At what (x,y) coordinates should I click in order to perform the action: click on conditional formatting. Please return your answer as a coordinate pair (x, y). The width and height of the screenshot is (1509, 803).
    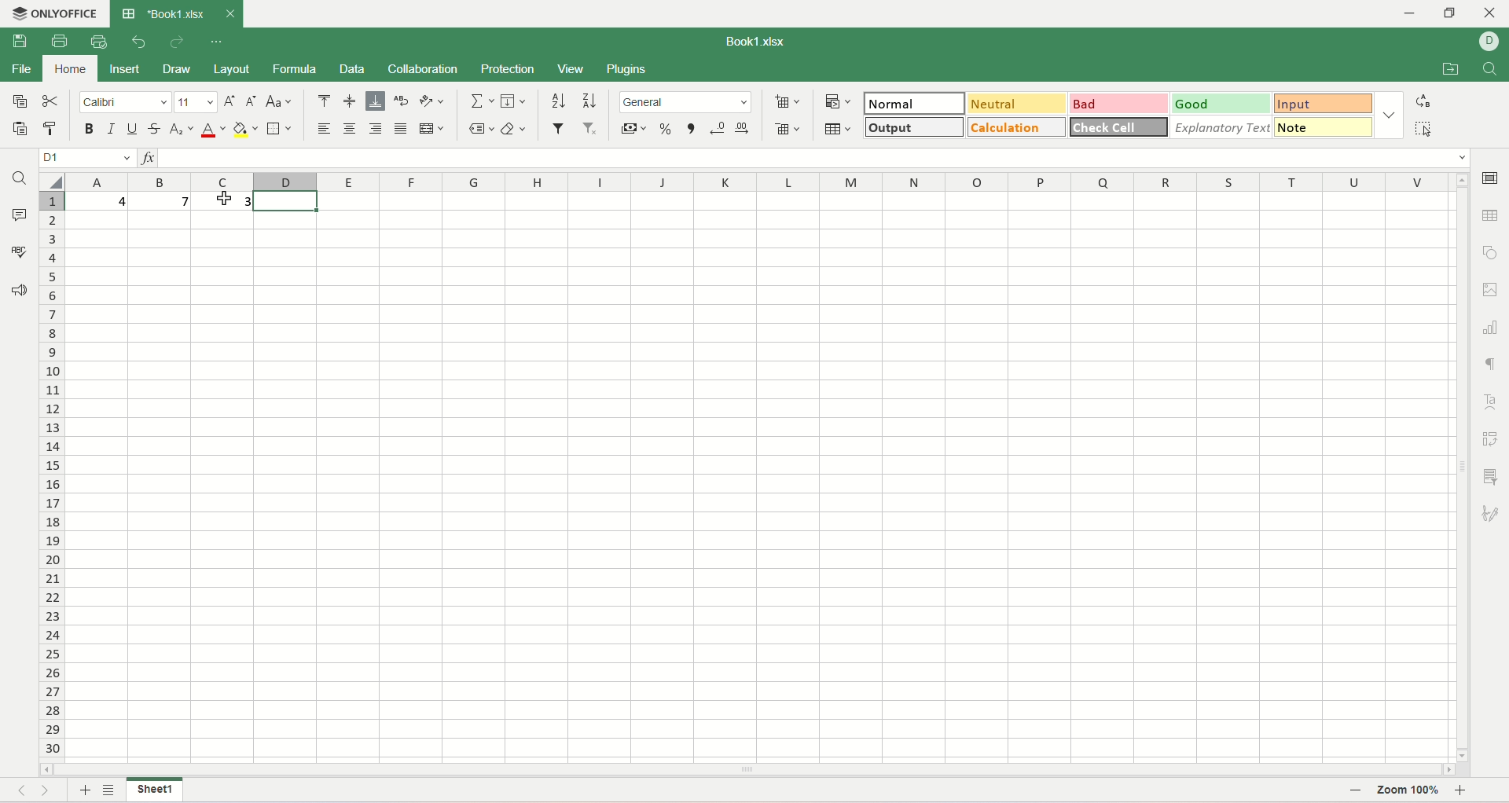
    Looking at the image, I should click on (840, 99).